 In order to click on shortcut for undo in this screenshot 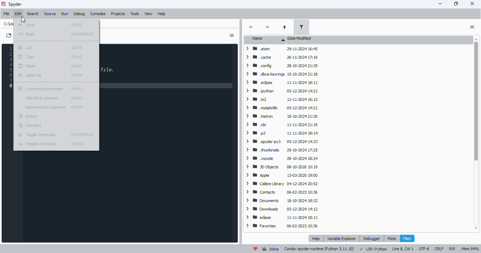, I will do `click(77, 25)`.